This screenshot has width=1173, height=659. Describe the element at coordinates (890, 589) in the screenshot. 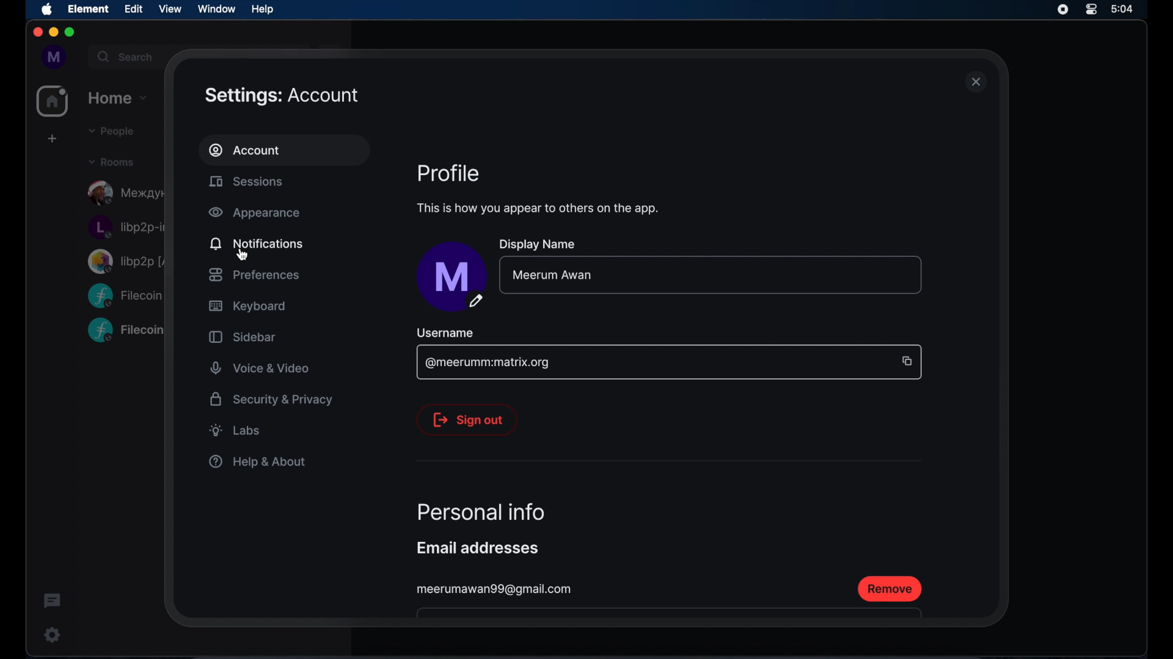

I see `remove` at that location.